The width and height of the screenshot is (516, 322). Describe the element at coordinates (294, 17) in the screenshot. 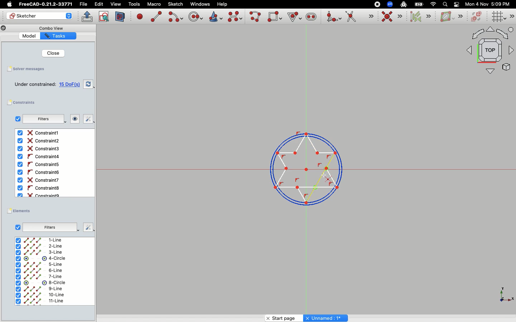

I see `Create Regular Polygon` at that location.